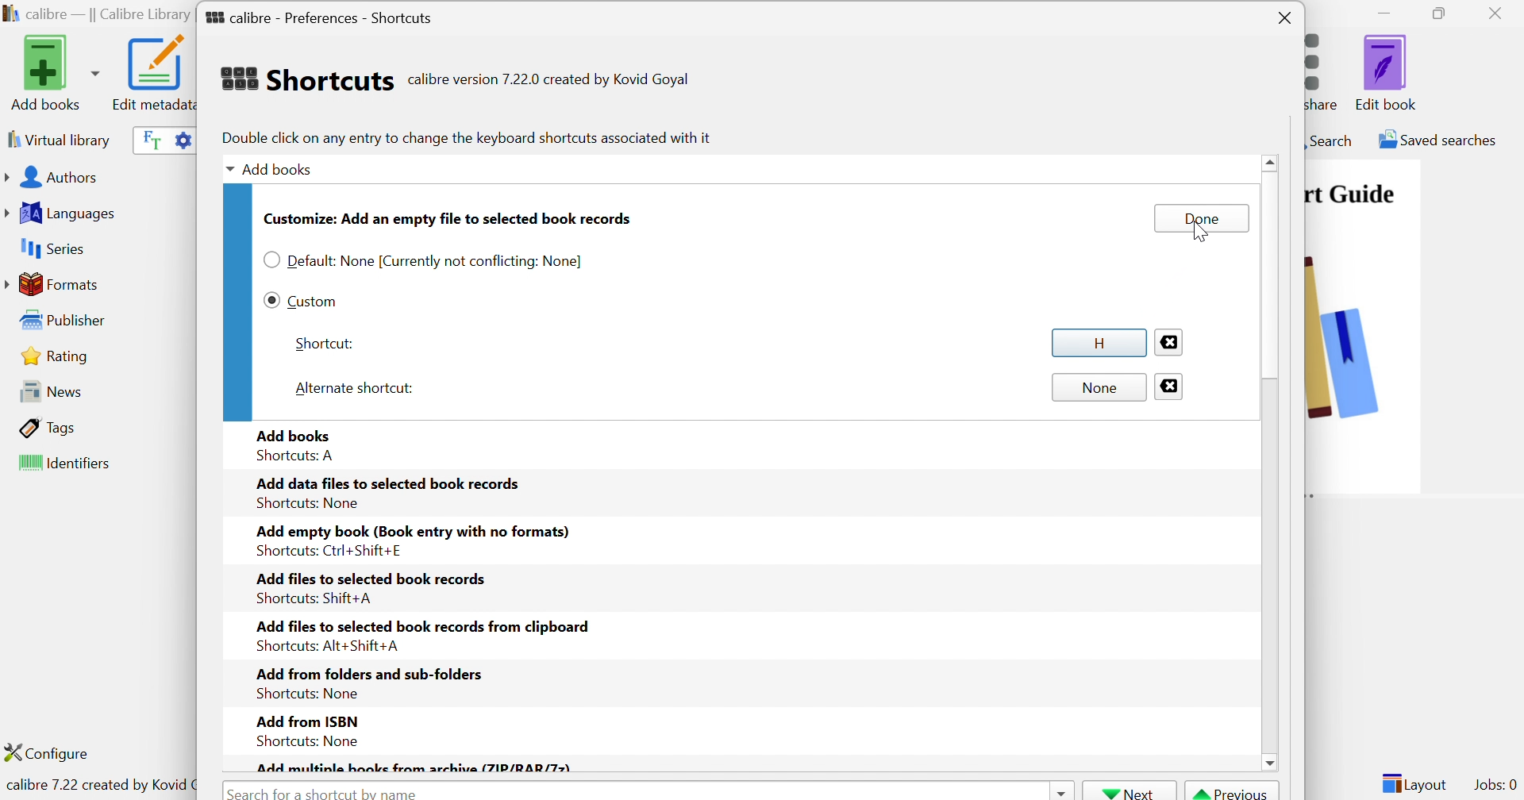  Describe the element at coordinates (96, 15) in the screenshot. I see `calibre - || Calibre Library ||` at that location.